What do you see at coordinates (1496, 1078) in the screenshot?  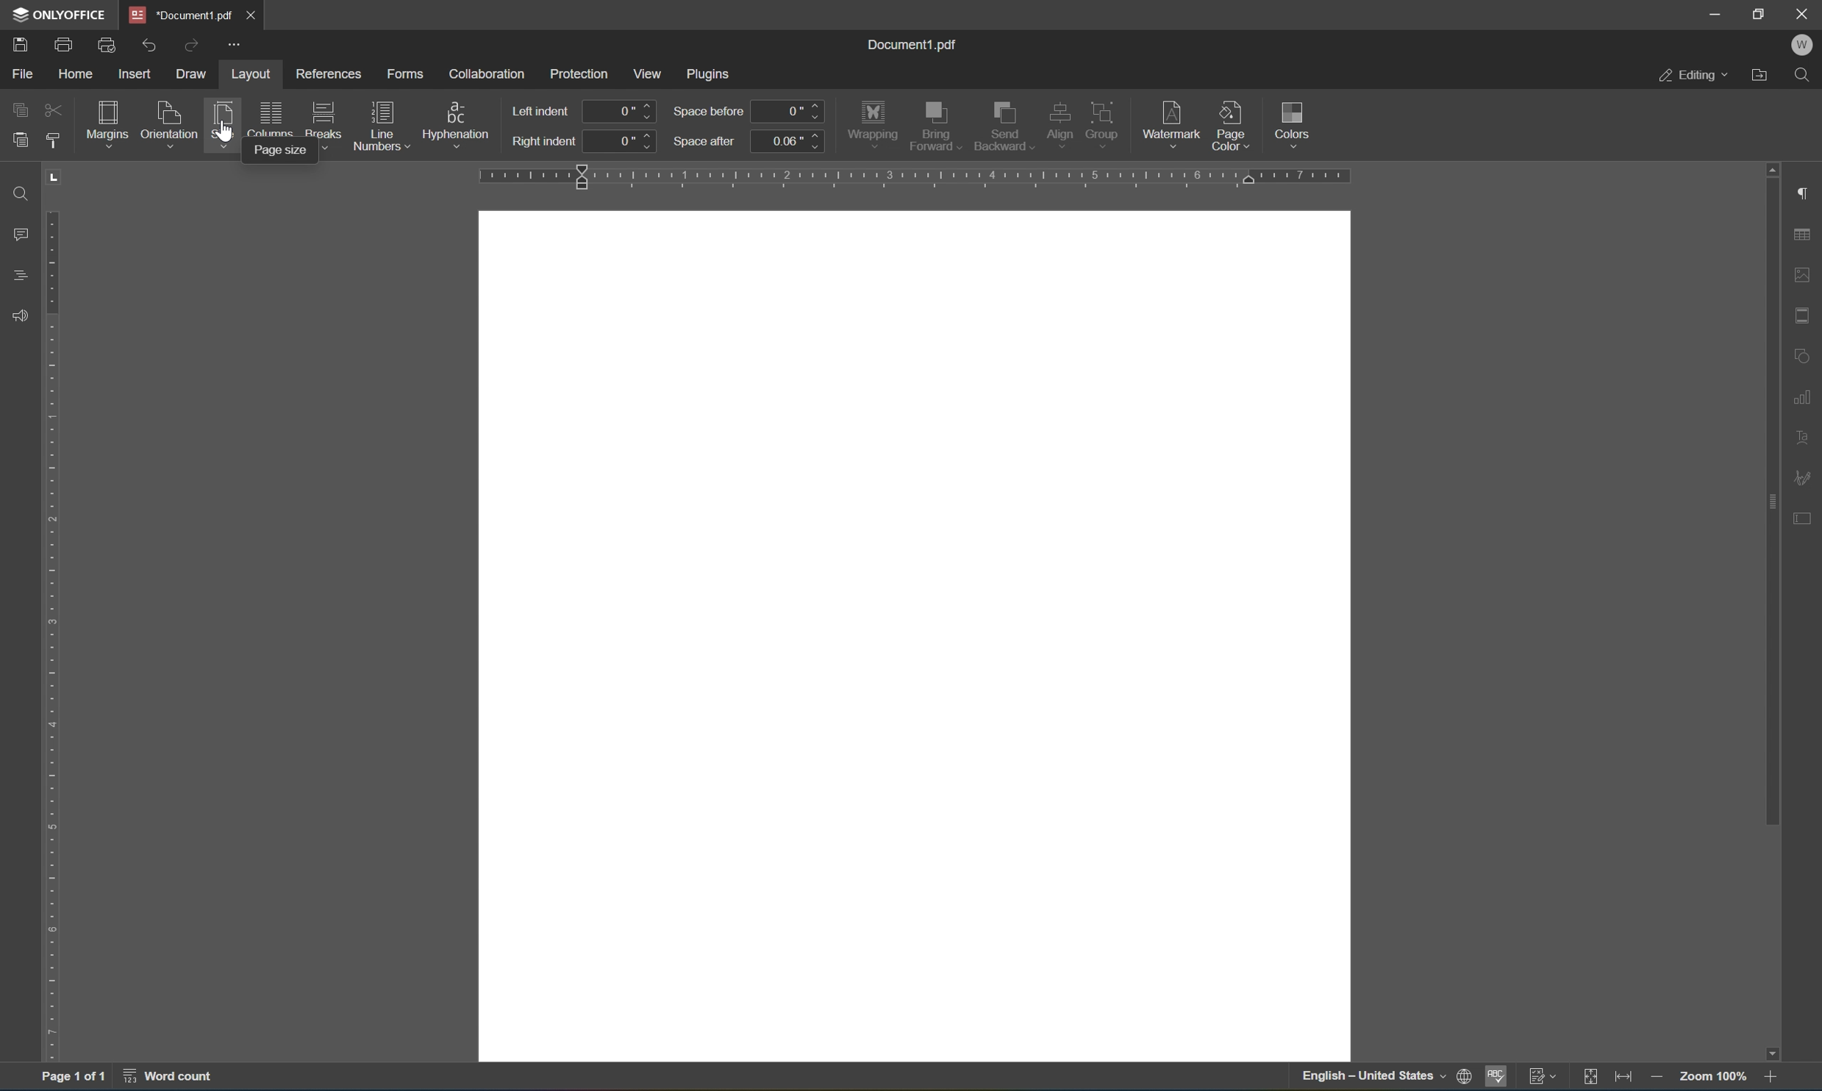 I see `spell checking` at bounding box center [1496, 1078].